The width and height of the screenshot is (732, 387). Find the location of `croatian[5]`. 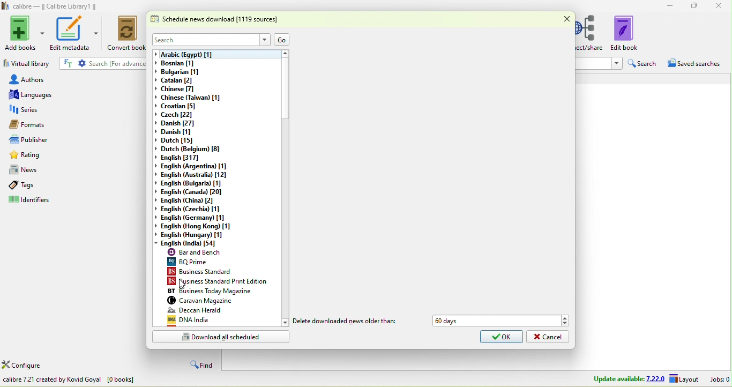

croatian[5] is located at coordinates (180, 106).